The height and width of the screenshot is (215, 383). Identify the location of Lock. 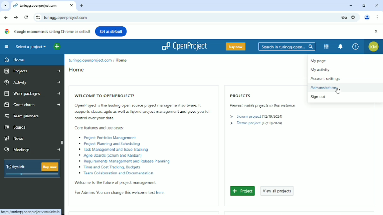
(344, 17).